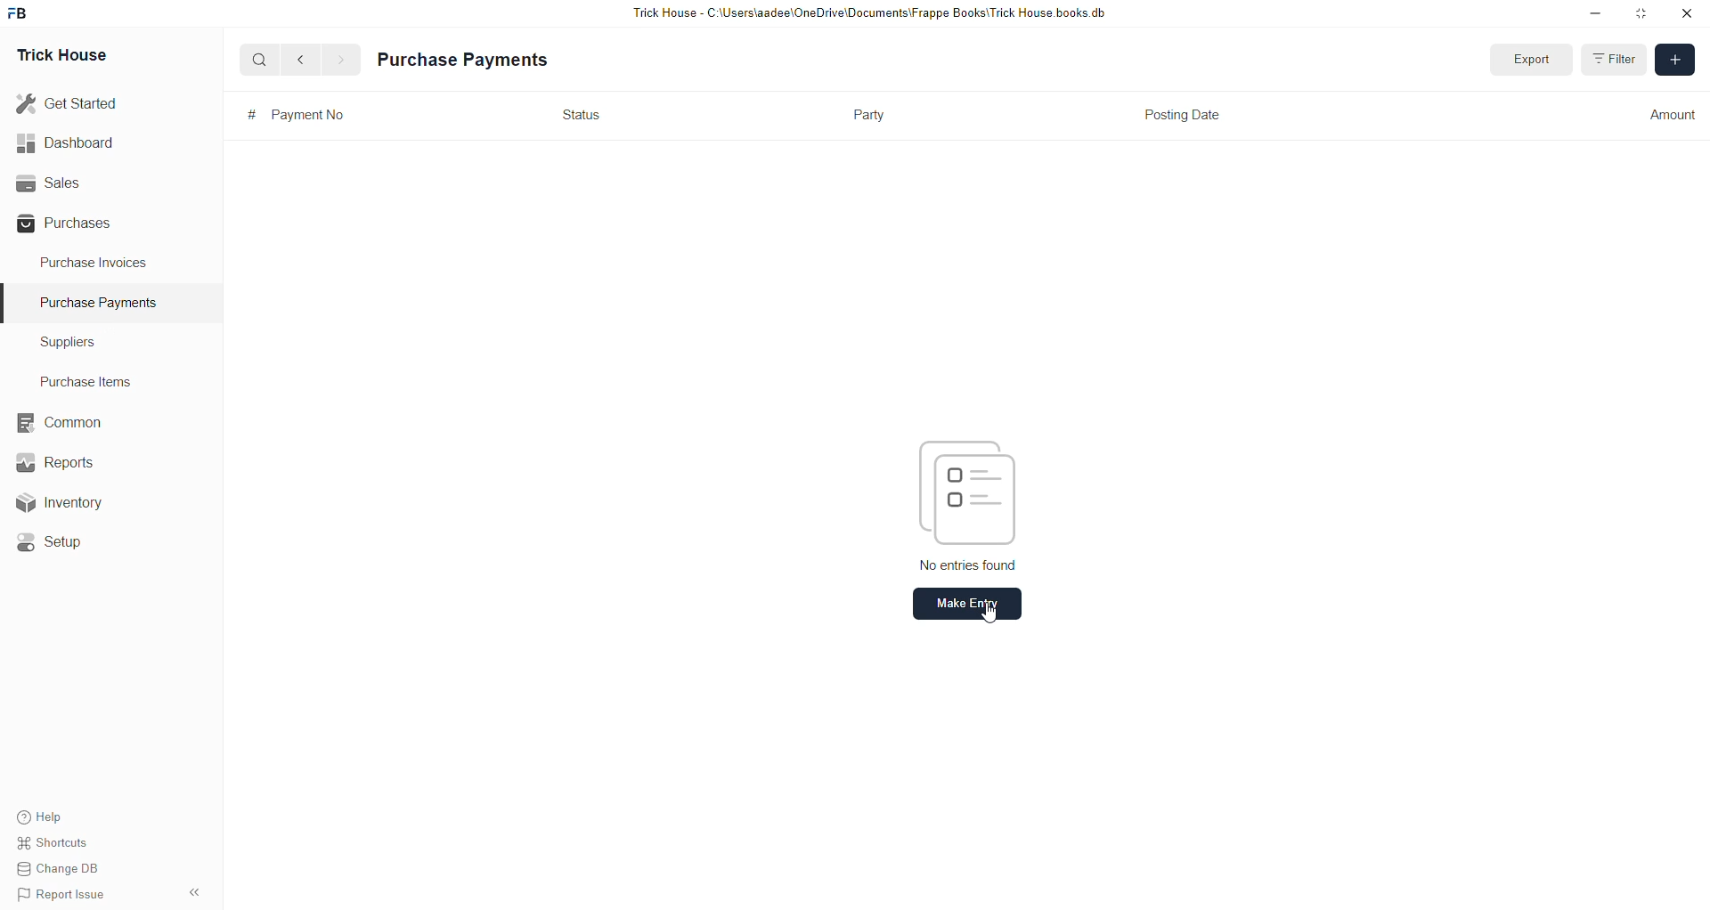  Describe the element at coordinates (585, 113) in the screenshot. I see `Status` at that location.